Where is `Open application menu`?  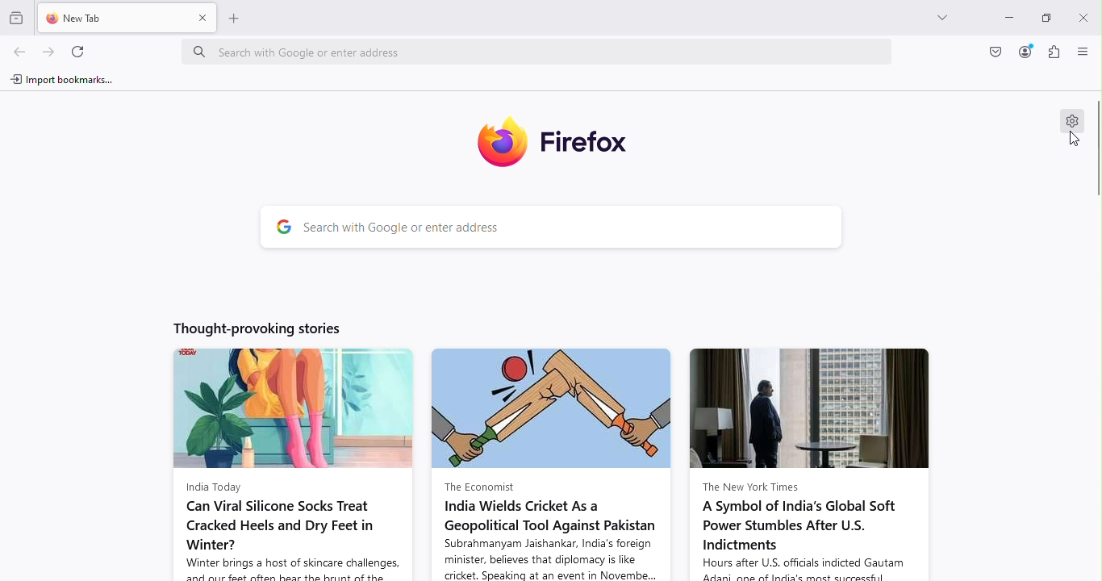 Open application menu is located at coordinates (1084, 52).